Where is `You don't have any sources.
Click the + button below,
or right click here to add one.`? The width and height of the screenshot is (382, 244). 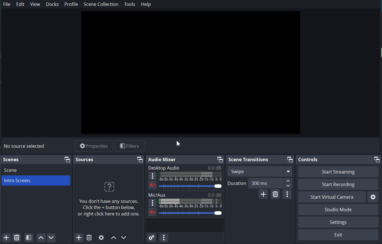 You don't have any sources.
Click the + button below,
or right click here to add one. is located at coordinates (109, 209).